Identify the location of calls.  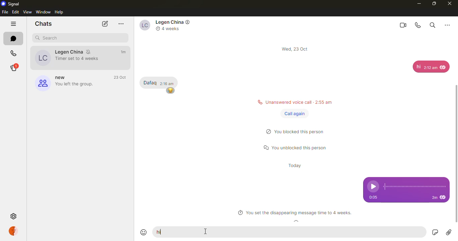
(13, 54).